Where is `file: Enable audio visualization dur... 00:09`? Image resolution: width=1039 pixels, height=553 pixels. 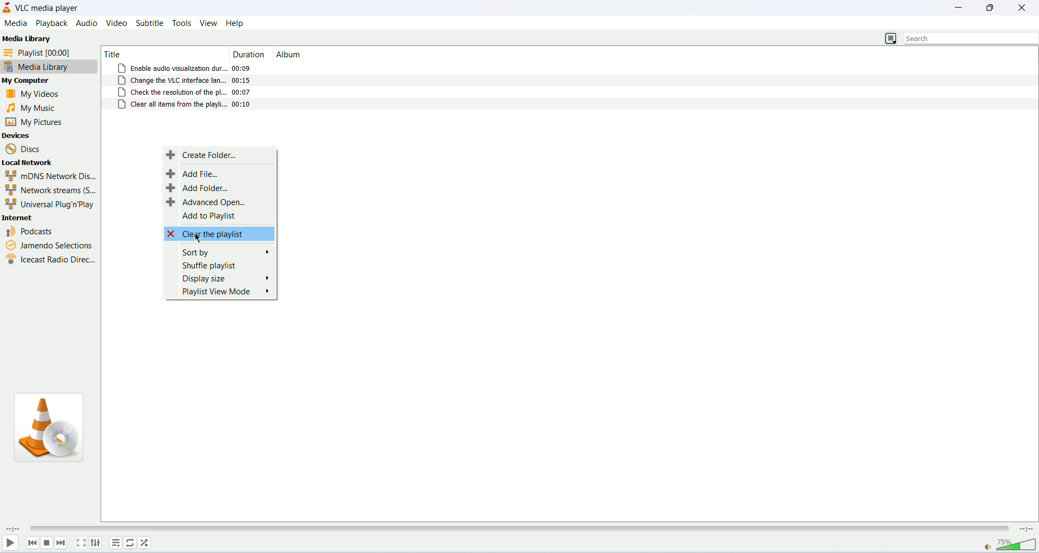 file: Enable audio visualization dur... 00:09 is located at coordinates (184, 68).